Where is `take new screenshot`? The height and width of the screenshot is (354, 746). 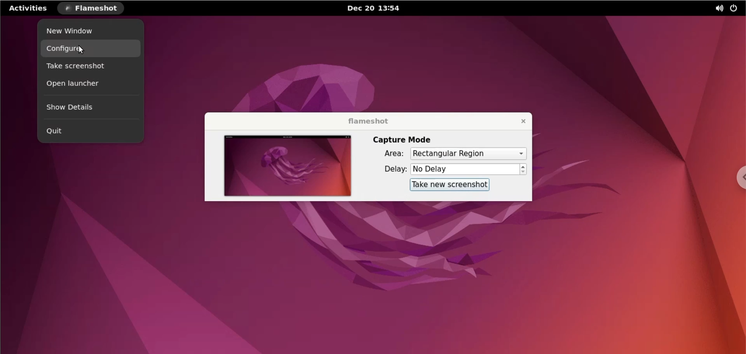
take new screenshot is located at coordinates (448, 185).